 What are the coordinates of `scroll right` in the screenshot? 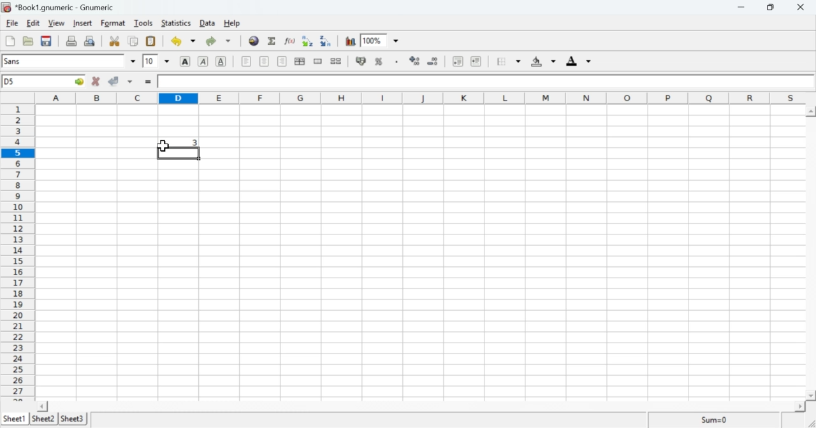 It's located at (798, 406).